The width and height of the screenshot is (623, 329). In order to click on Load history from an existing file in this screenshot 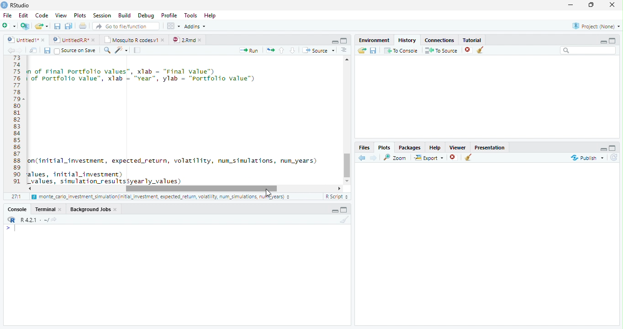, I will do `click(361, 51)`.